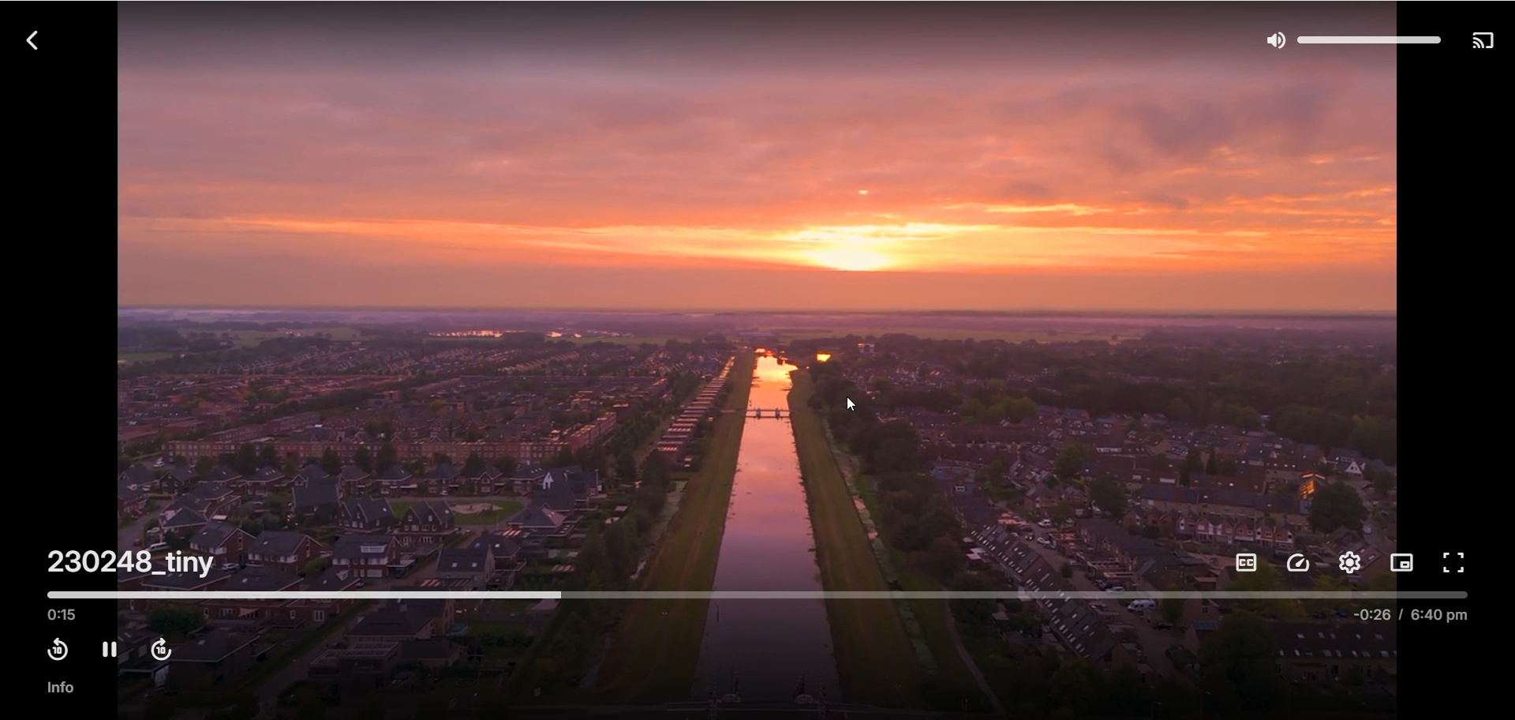  Describe the element at coordinates (1357, 39) in the screenshot. I see `volume` at that location.